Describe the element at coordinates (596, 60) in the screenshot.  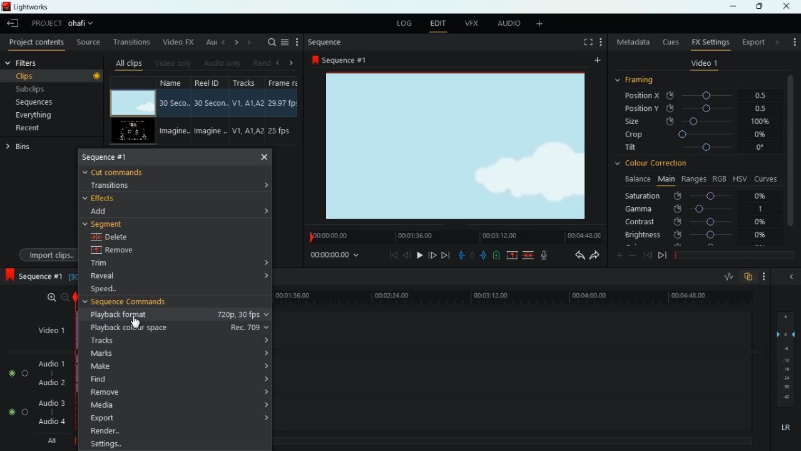
I see `add` at that location.